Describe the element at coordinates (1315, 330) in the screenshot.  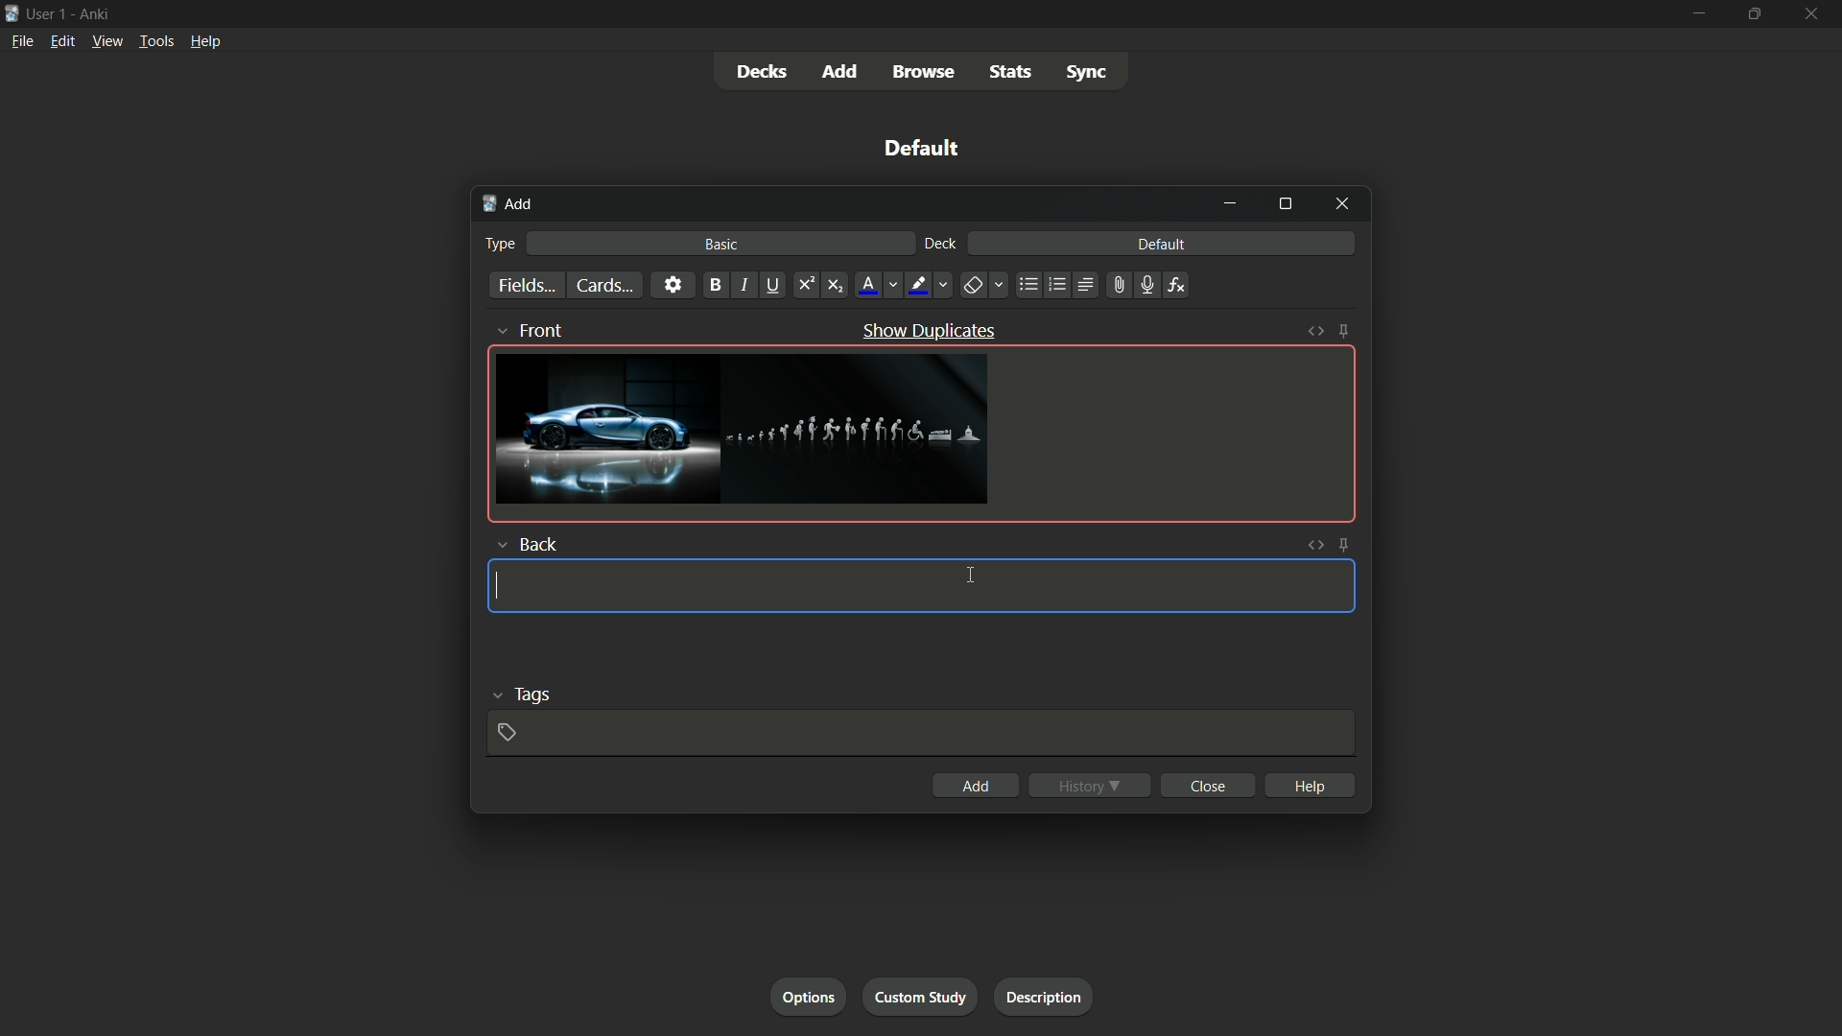
I see `toggle html editor` at that location.